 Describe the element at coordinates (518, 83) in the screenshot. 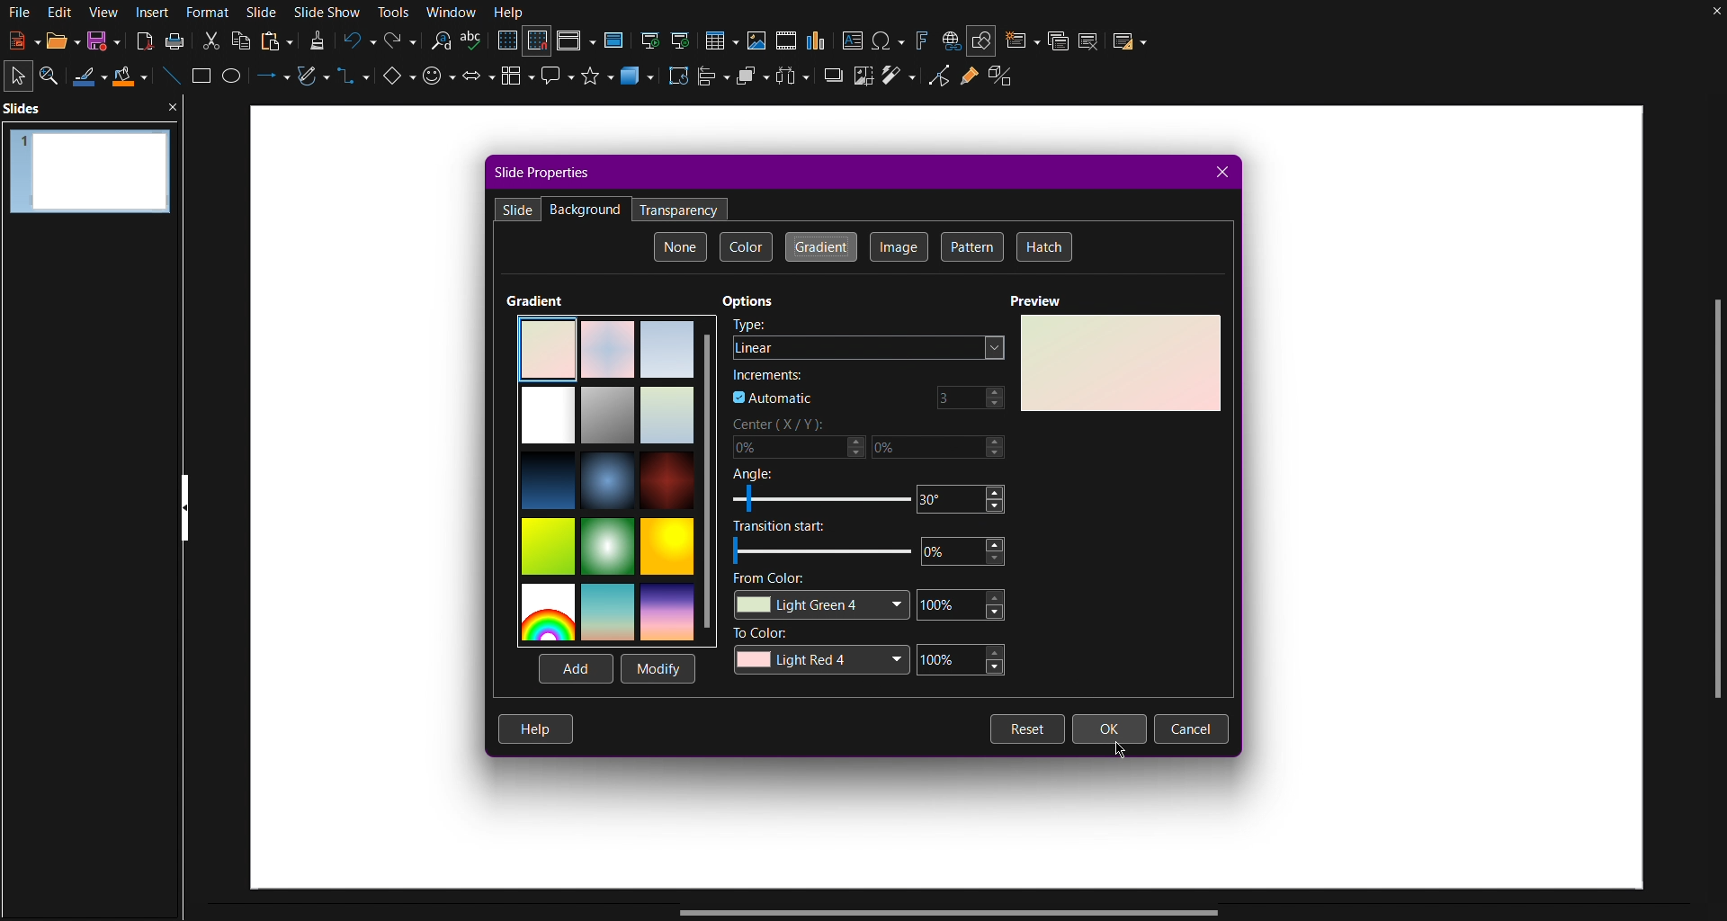

I see `Flowcharts` at that location.